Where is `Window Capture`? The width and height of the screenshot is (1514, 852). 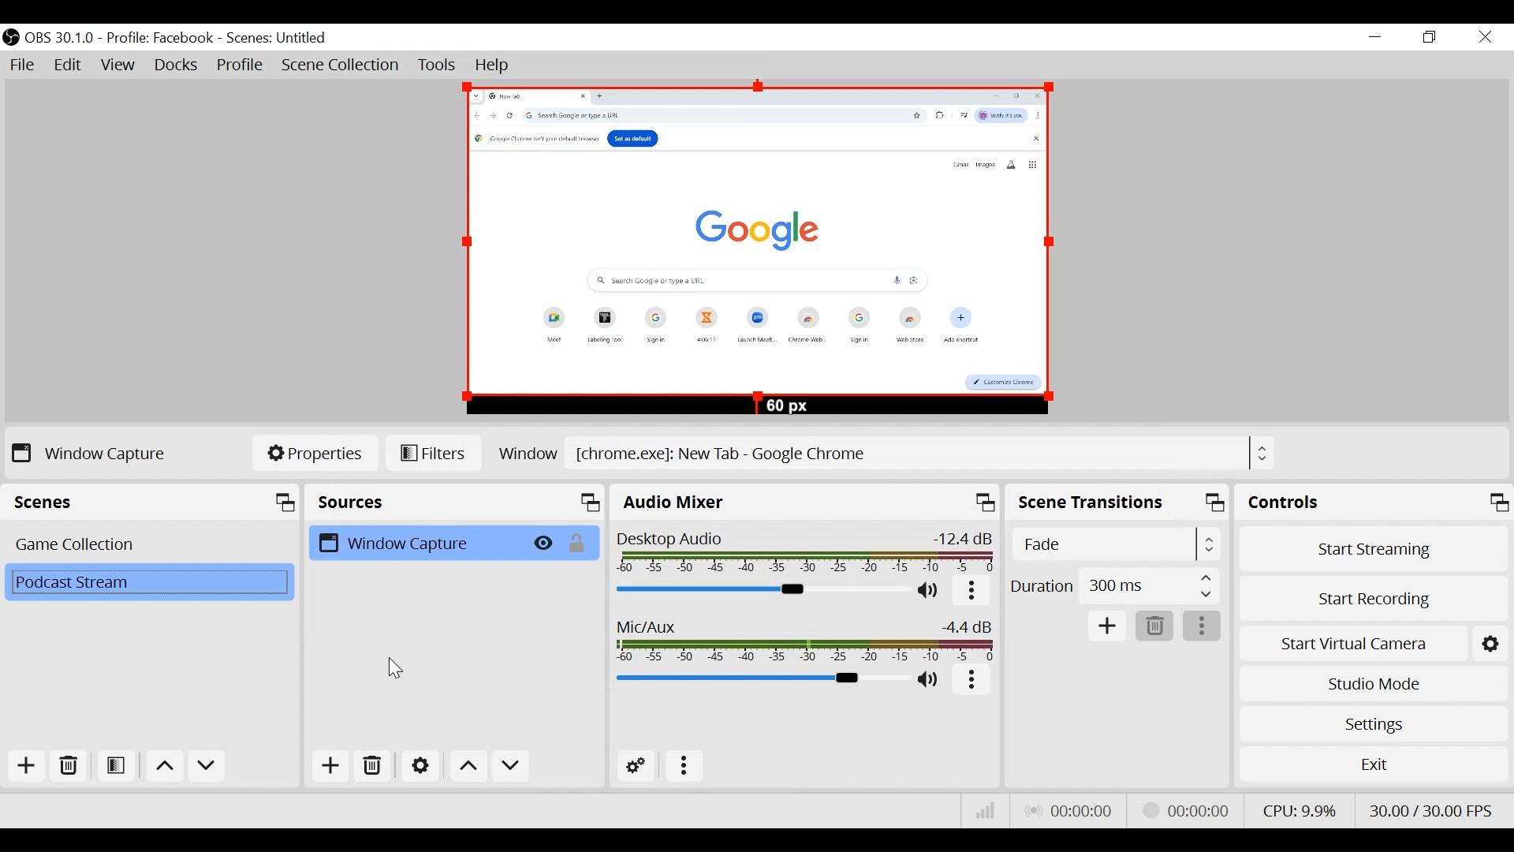
Window Capture is located at coordinates (418, 543).